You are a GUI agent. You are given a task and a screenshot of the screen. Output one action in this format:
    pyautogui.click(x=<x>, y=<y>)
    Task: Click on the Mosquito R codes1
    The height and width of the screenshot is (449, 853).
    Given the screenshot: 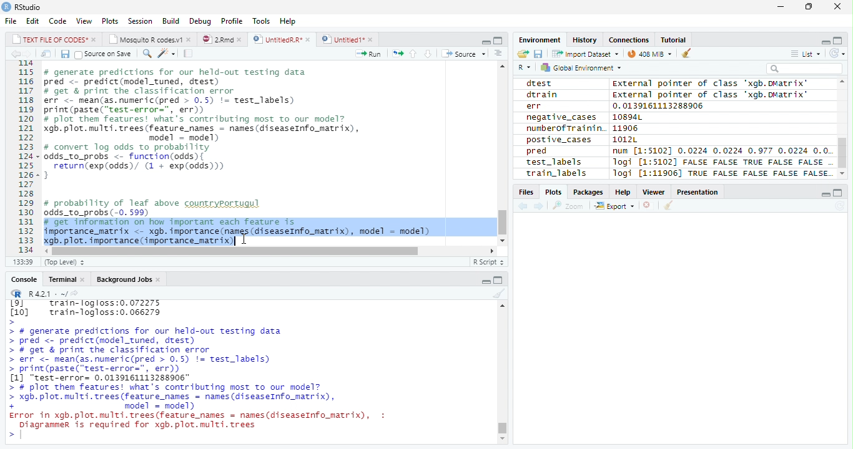 What is the action you would take?
    pyautogui.click(x=150, y=39)
    